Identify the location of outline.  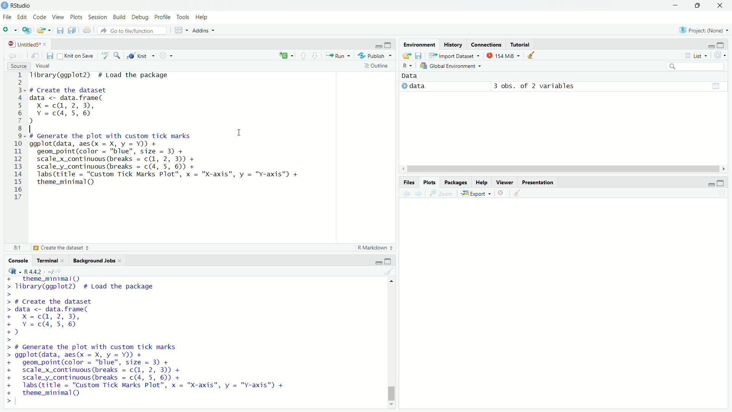
(377, 66).